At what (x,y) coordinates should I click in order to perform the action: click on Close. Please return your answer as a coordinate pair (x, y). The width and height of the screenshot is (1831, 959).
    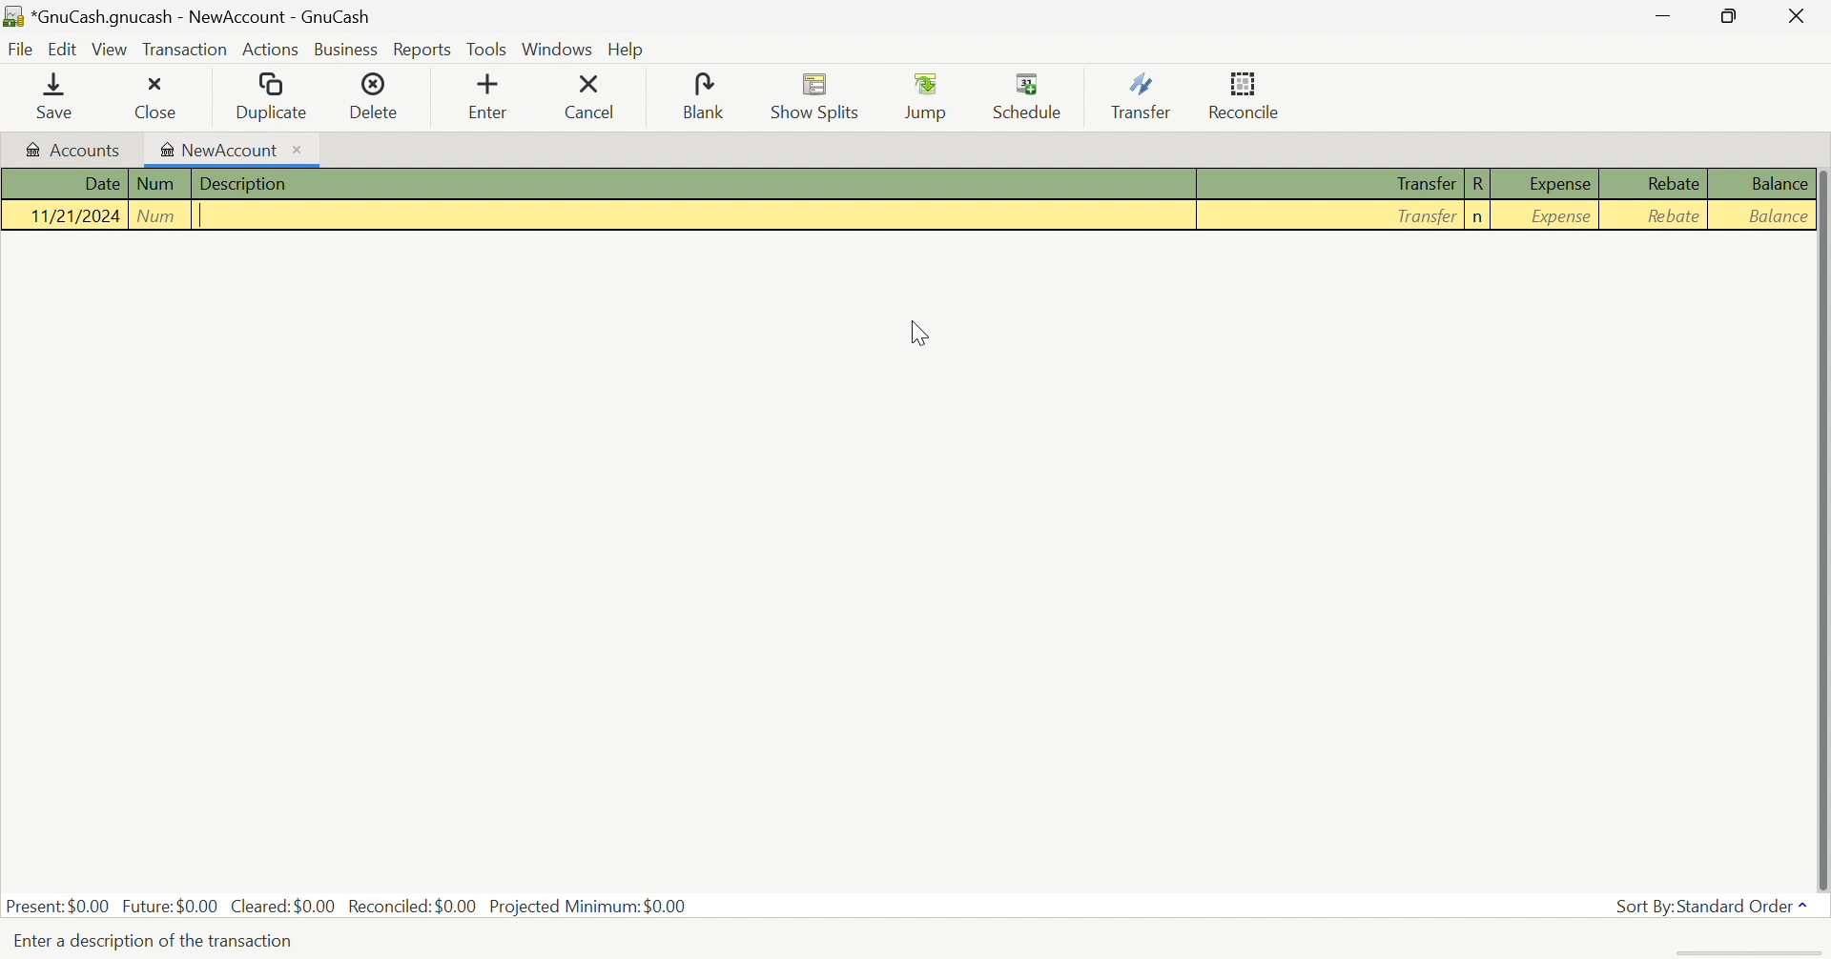
    Looking at the image, I should click on (1794, 18).